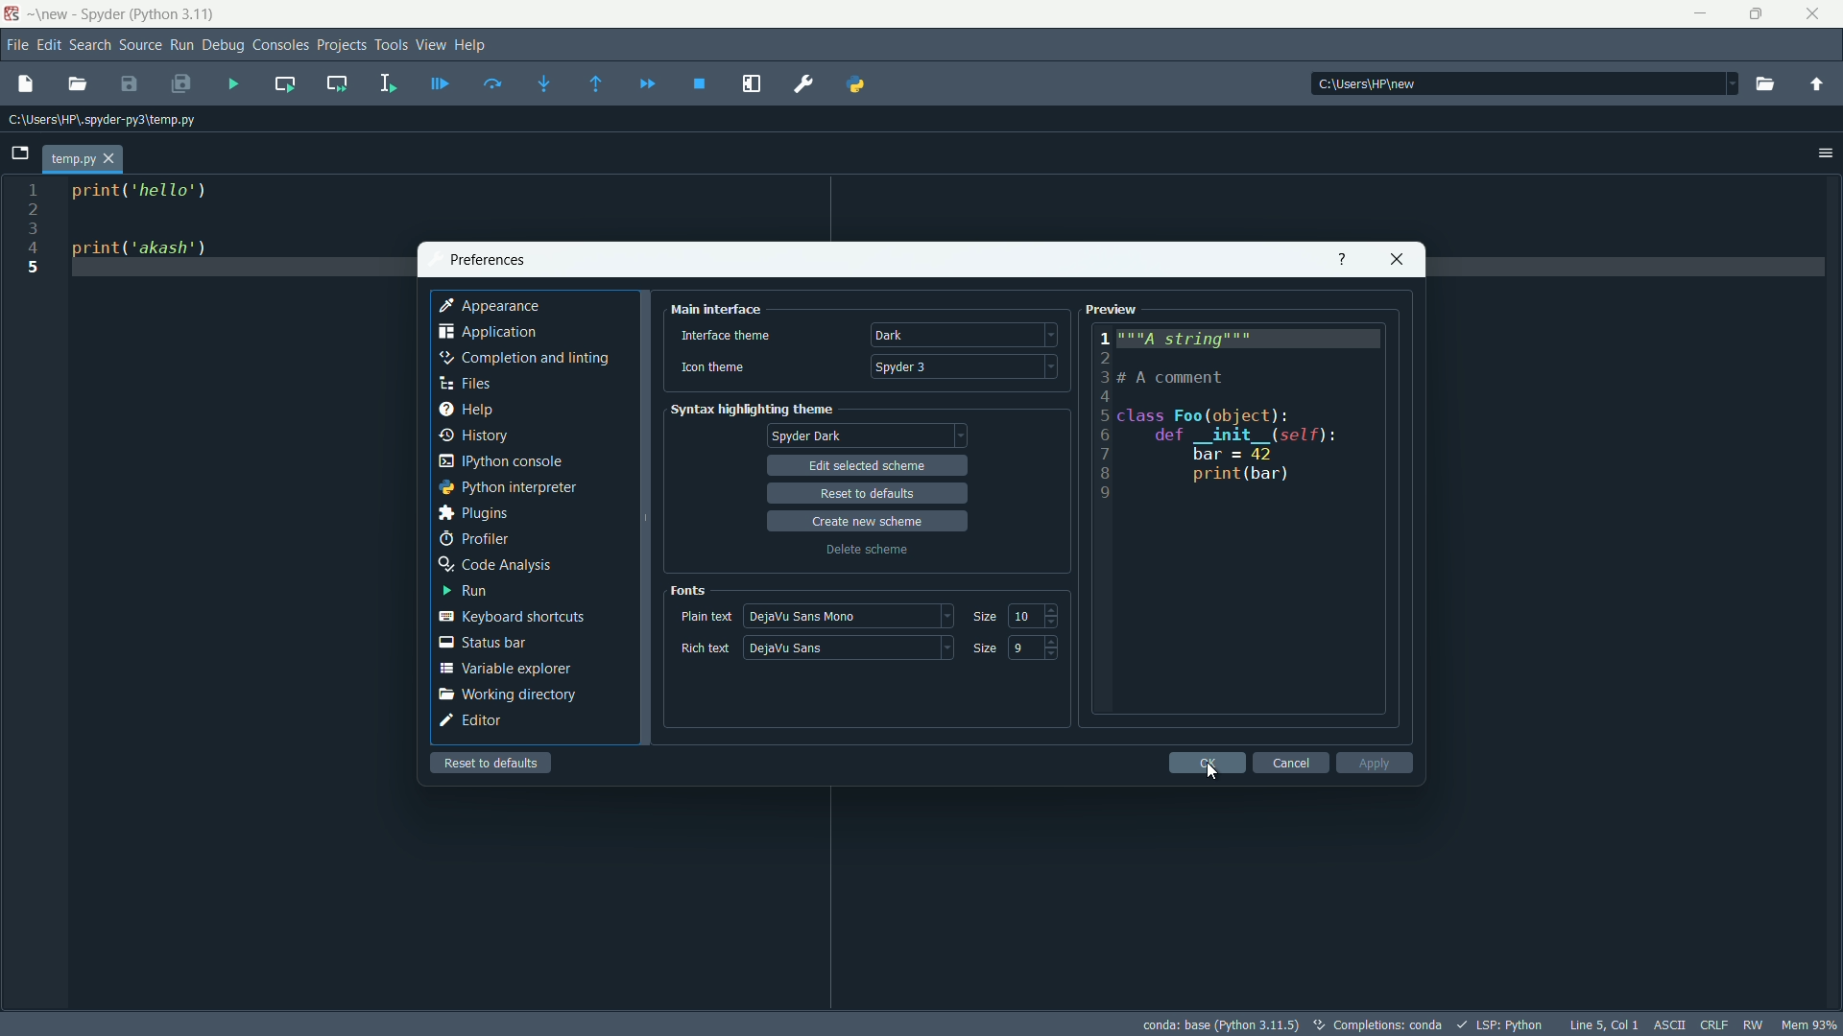  I want to click on interface theme, so click(726, 337).